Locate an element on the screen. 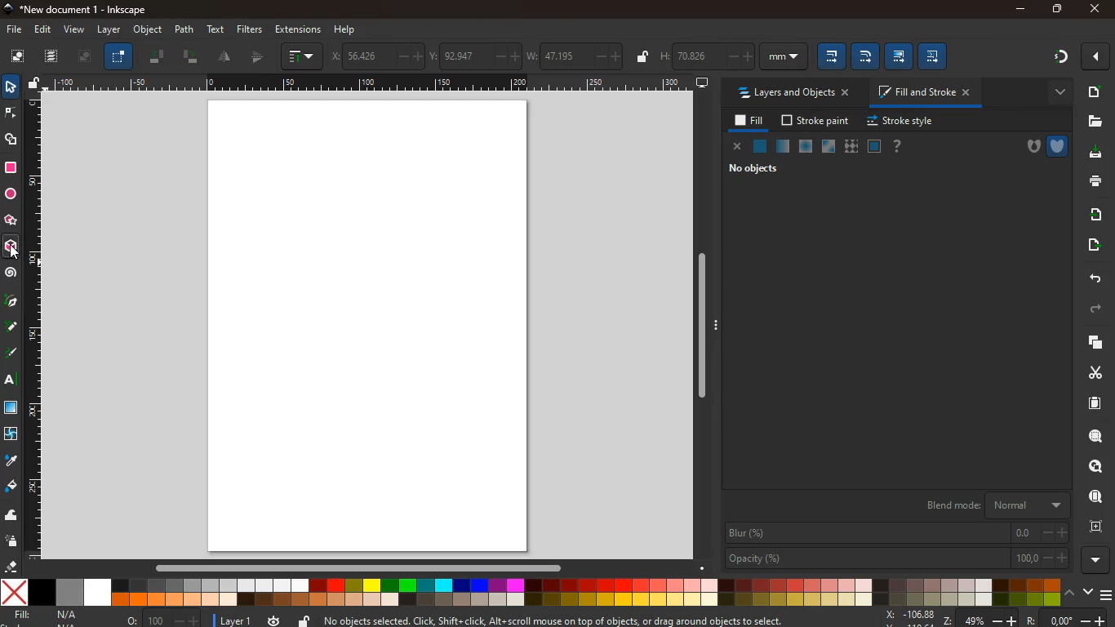 Image resolution: width=1115 pixels, height=627 pixels. tilt is located at coordinates (191, 58).